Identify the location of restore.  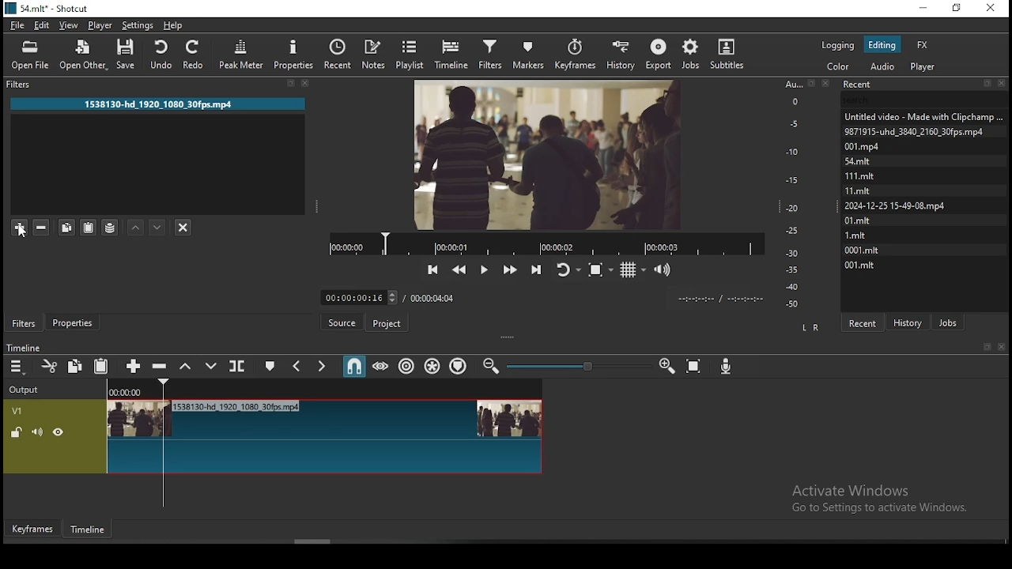
(958, 10).